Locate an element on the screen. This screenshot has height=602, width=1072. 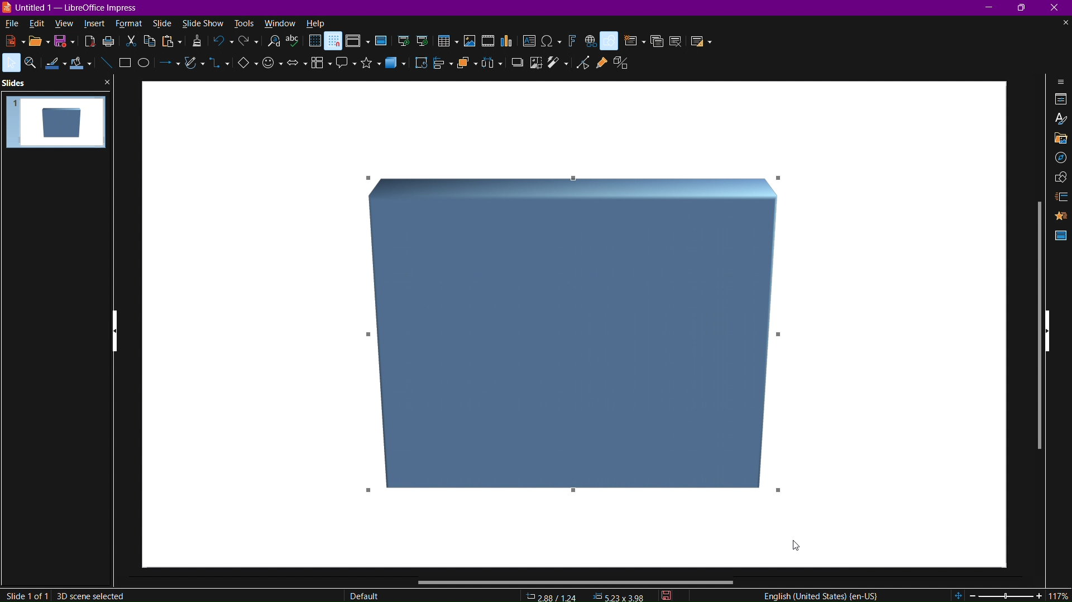
Display Views is located at coordinates (357, 42).